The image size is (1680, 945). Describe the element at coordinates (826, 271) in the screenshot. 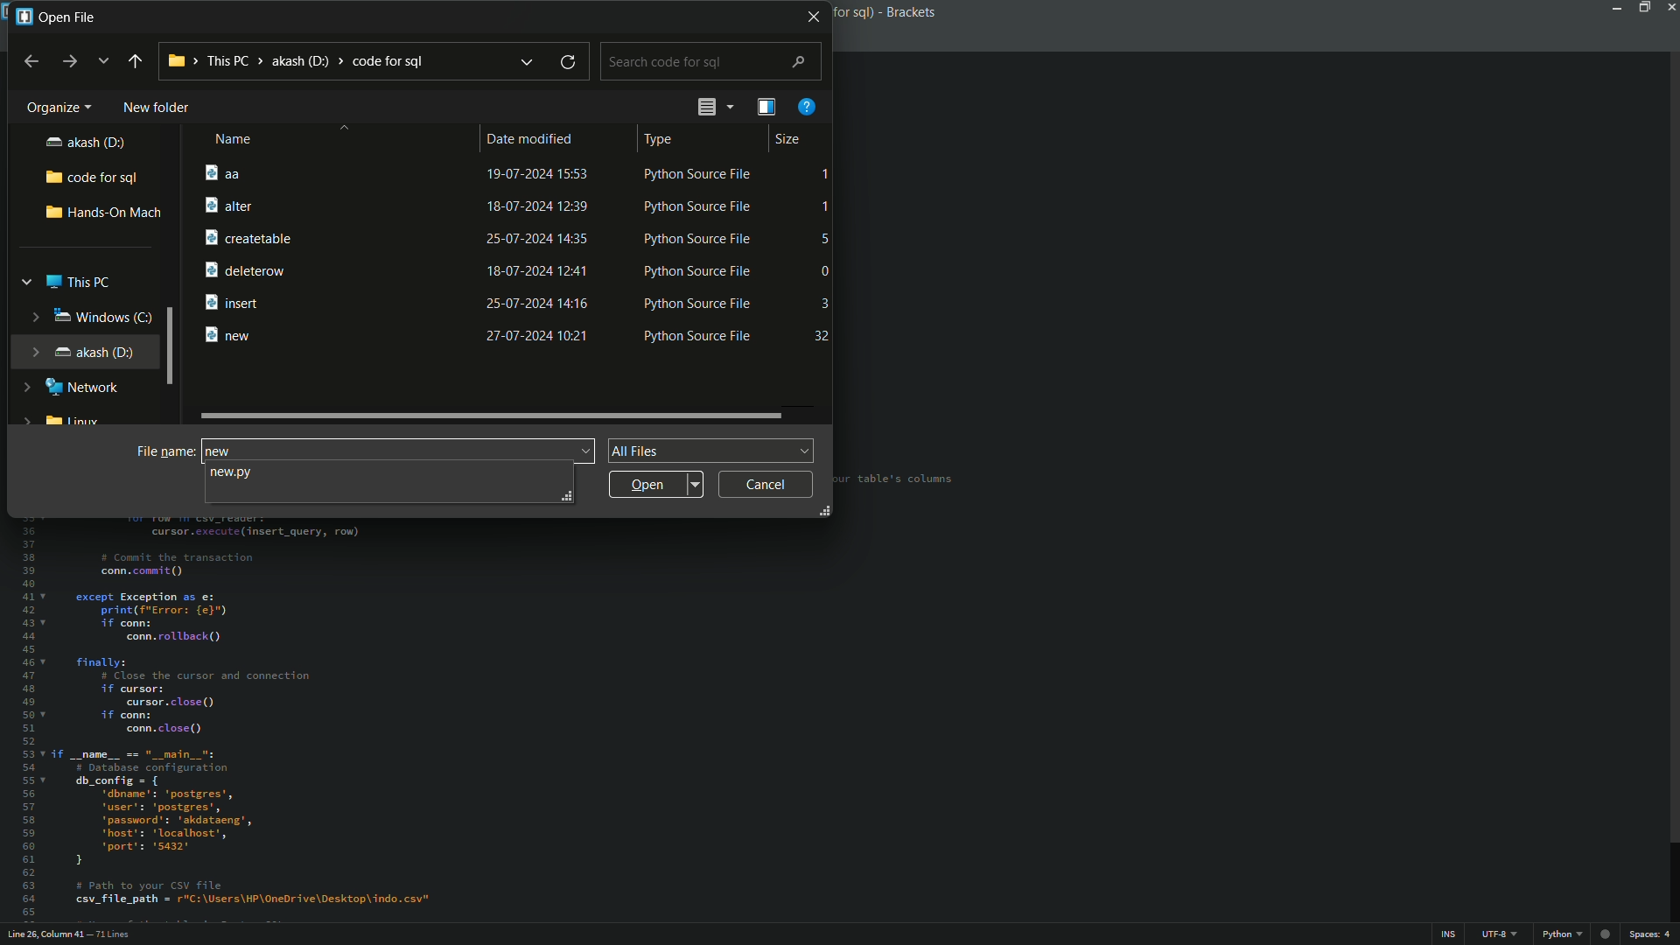

I see `0` at that location.